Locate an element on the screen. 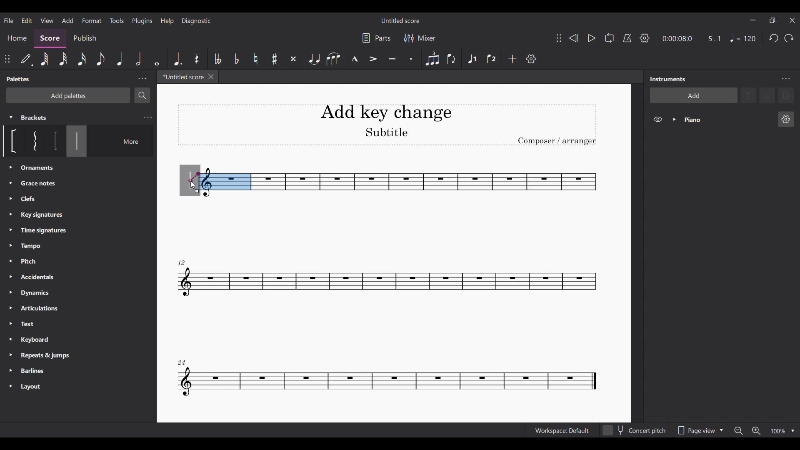 This screenshot has height=450, width=800. 32nd note is located at coordinates (63, 59).